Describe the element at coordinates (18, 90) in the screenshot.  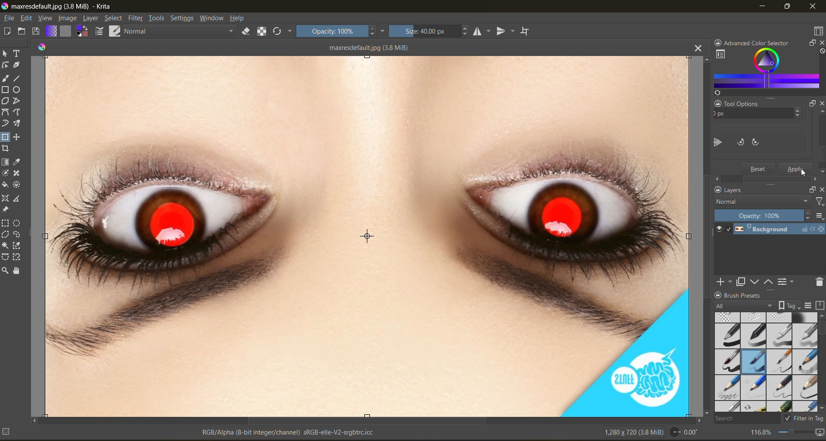
I see `tool` at that location.